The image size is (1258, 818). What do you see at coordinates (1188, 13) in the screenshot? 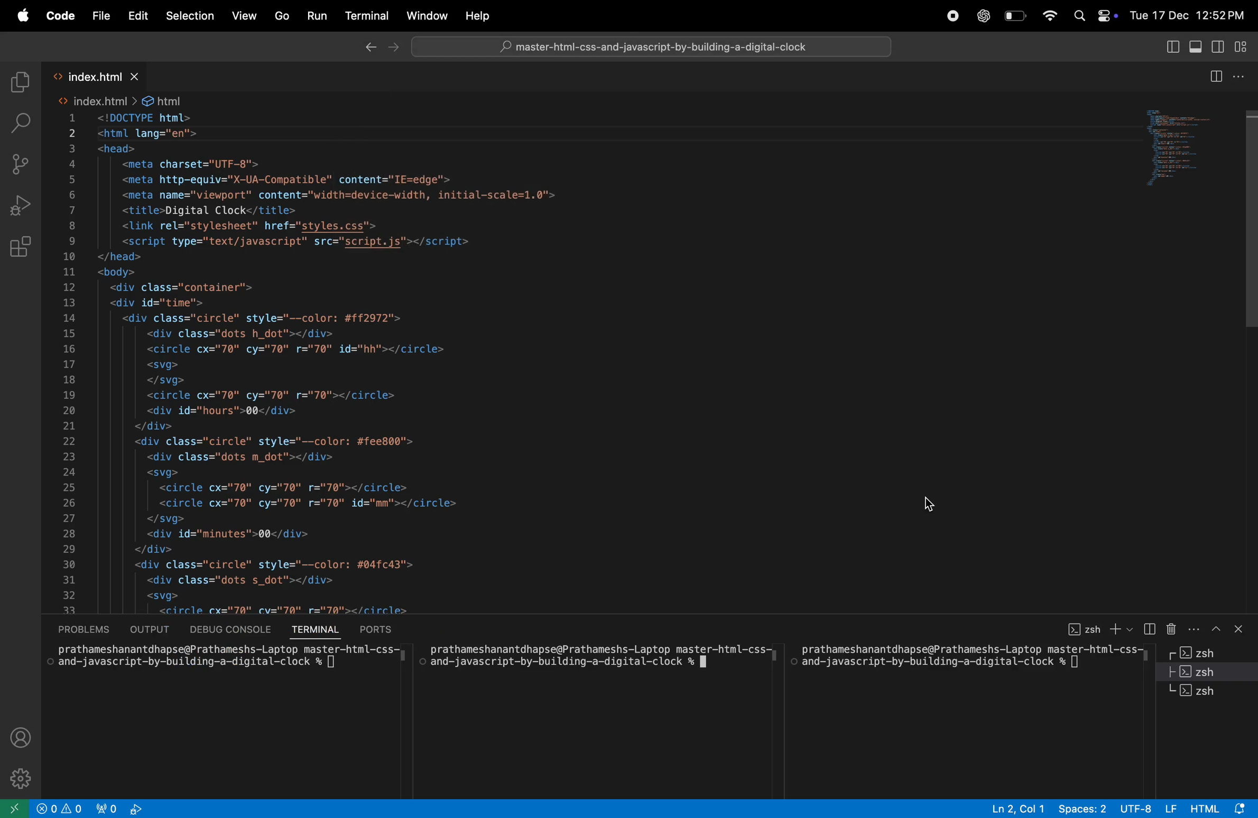
I see `Tue 17 Dec, 12:52 PM` at bounding box center [1188, 13].